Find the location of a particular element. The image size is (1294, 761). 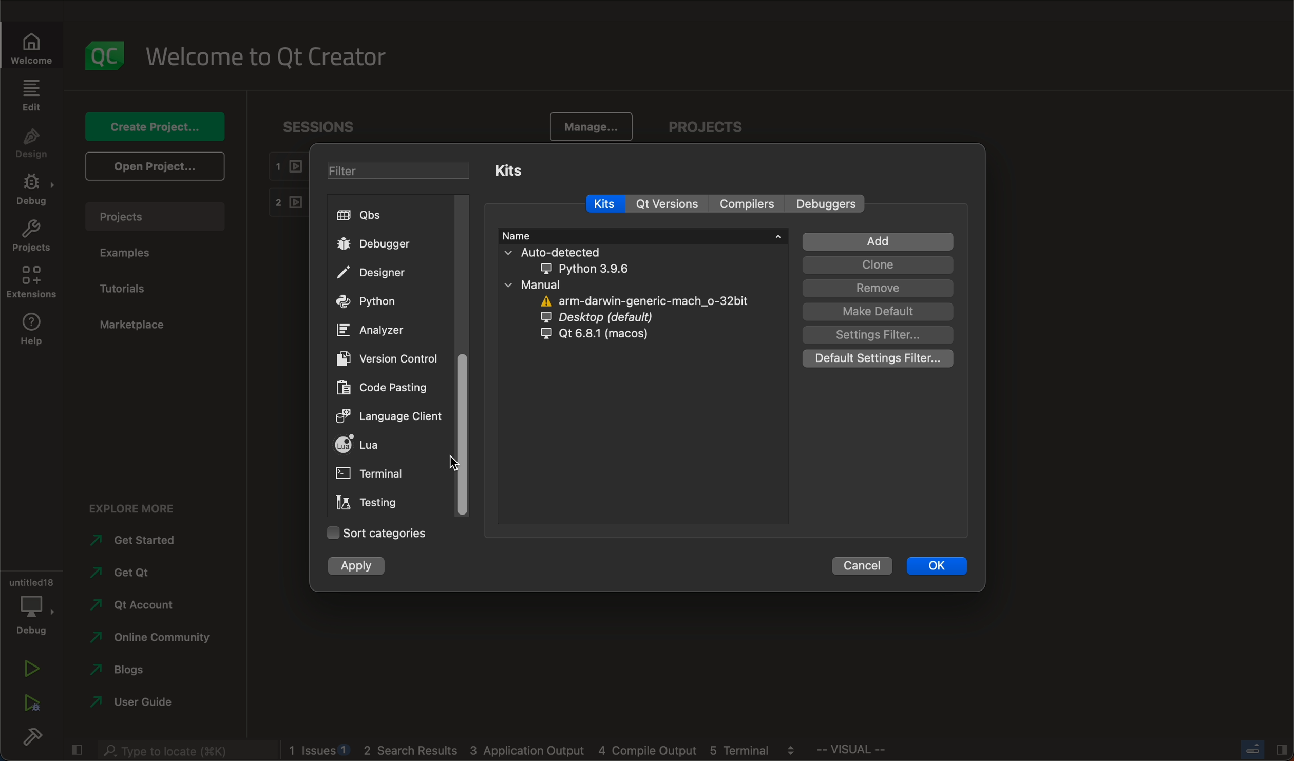

guide is located at coordinates (137, 700).